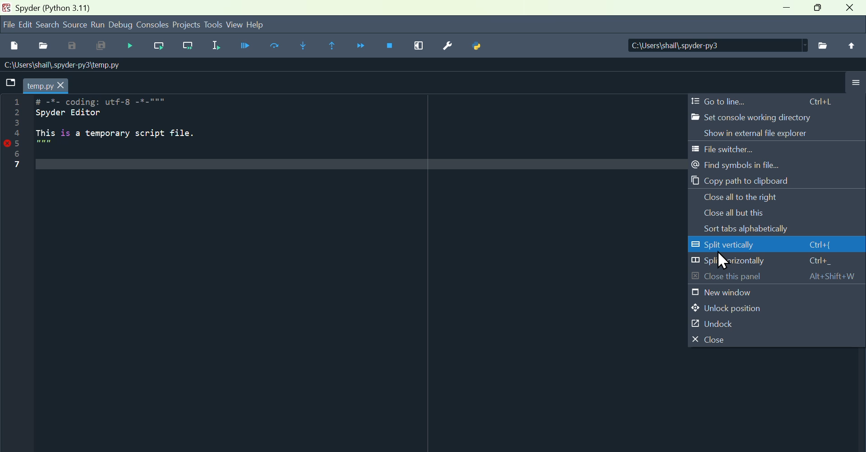  I want to click on run, so click(100, 26).